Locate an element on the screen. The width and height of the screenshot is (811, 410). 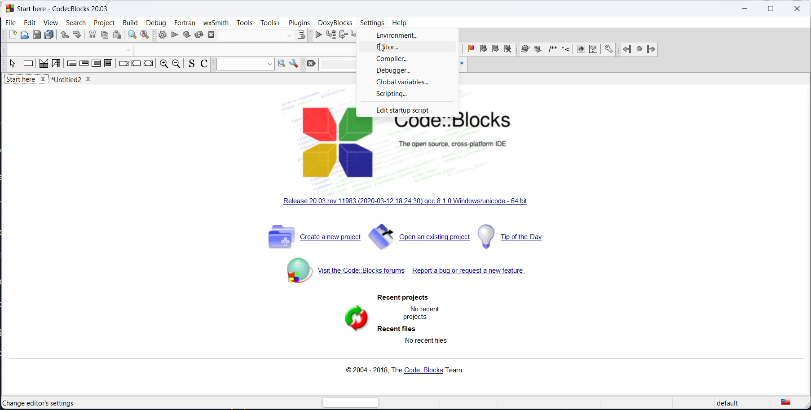
counting loop is located at coordinates (96, 65).